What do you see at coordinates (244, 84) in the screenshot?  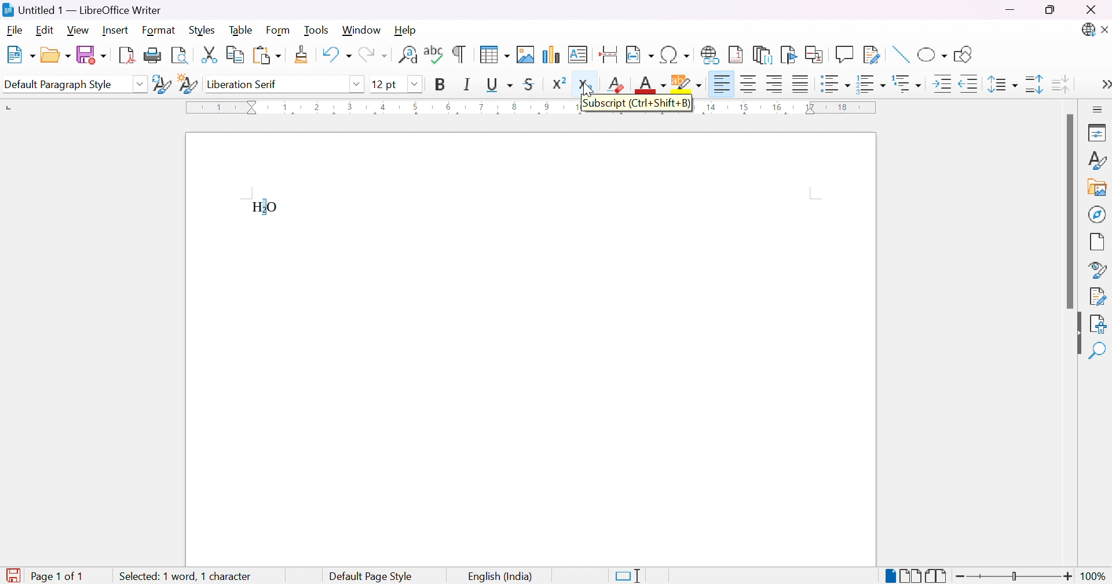 I see `Liberation serif` at bounding box center [244, 84].